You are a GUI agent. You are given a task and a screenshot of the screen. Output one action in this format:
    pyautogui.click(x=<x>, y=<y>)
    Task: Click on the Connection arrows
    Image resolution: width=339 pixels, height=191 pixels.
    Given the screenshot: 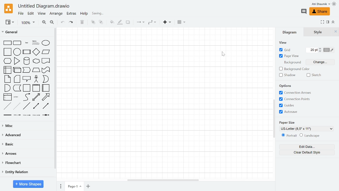 What is the action you would take?
    pyautogui.click(x=296, y=93)
    